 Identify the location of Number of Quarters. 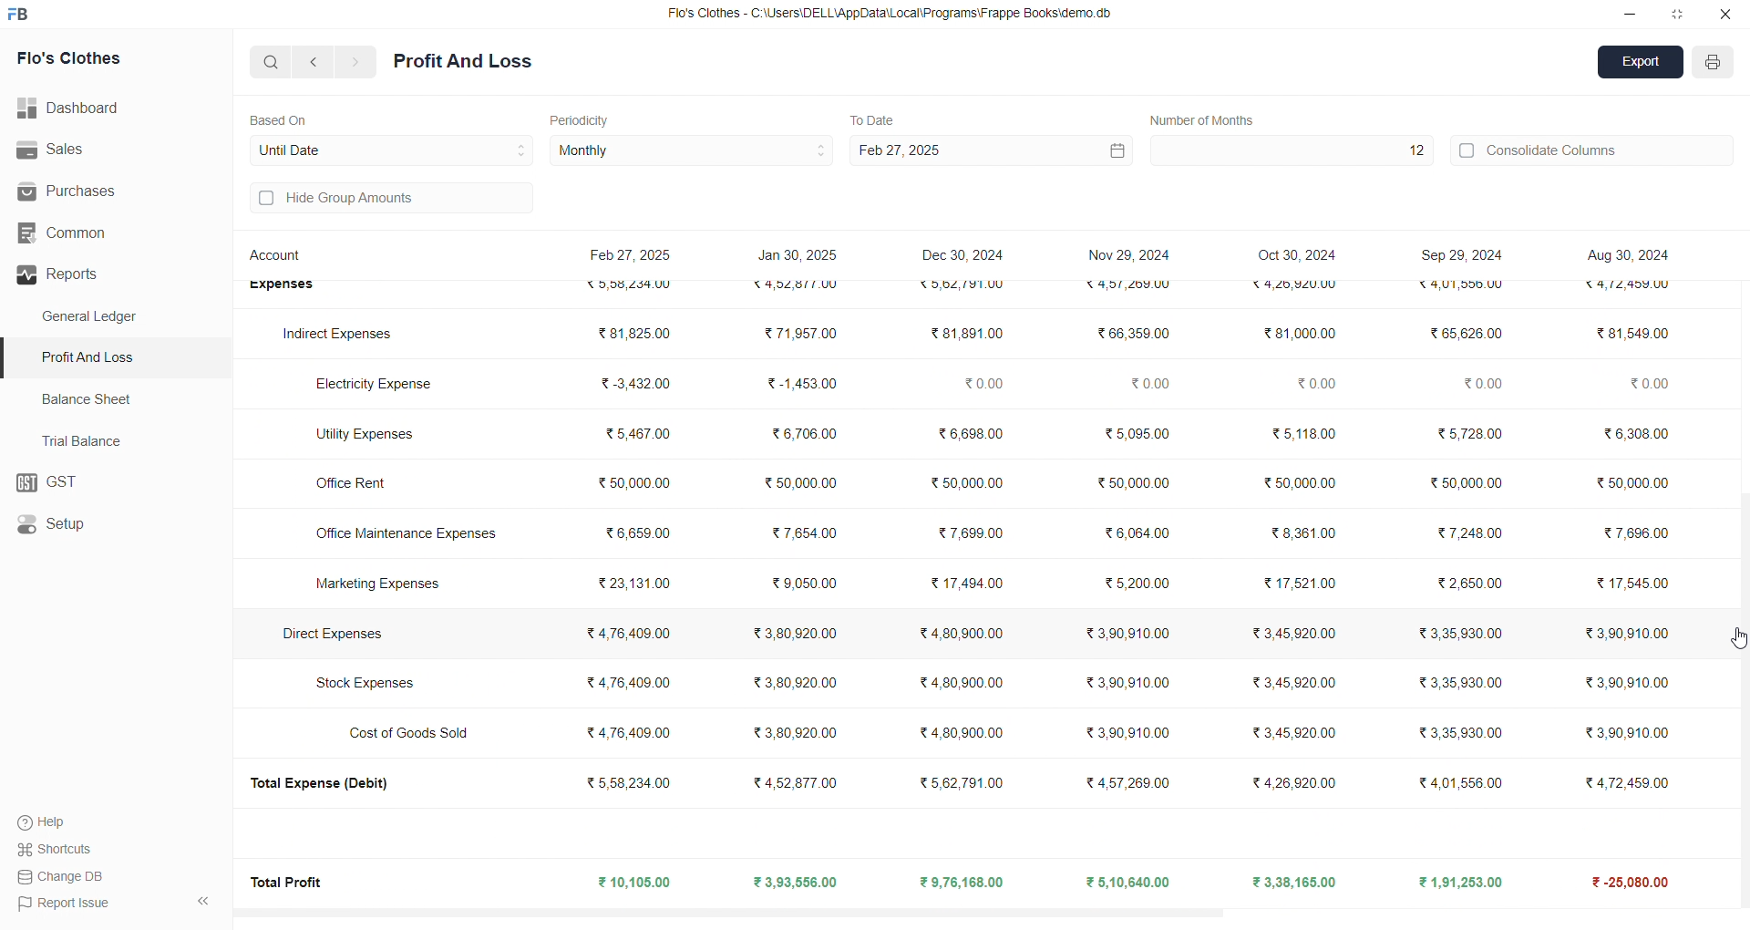
(1208, 119).